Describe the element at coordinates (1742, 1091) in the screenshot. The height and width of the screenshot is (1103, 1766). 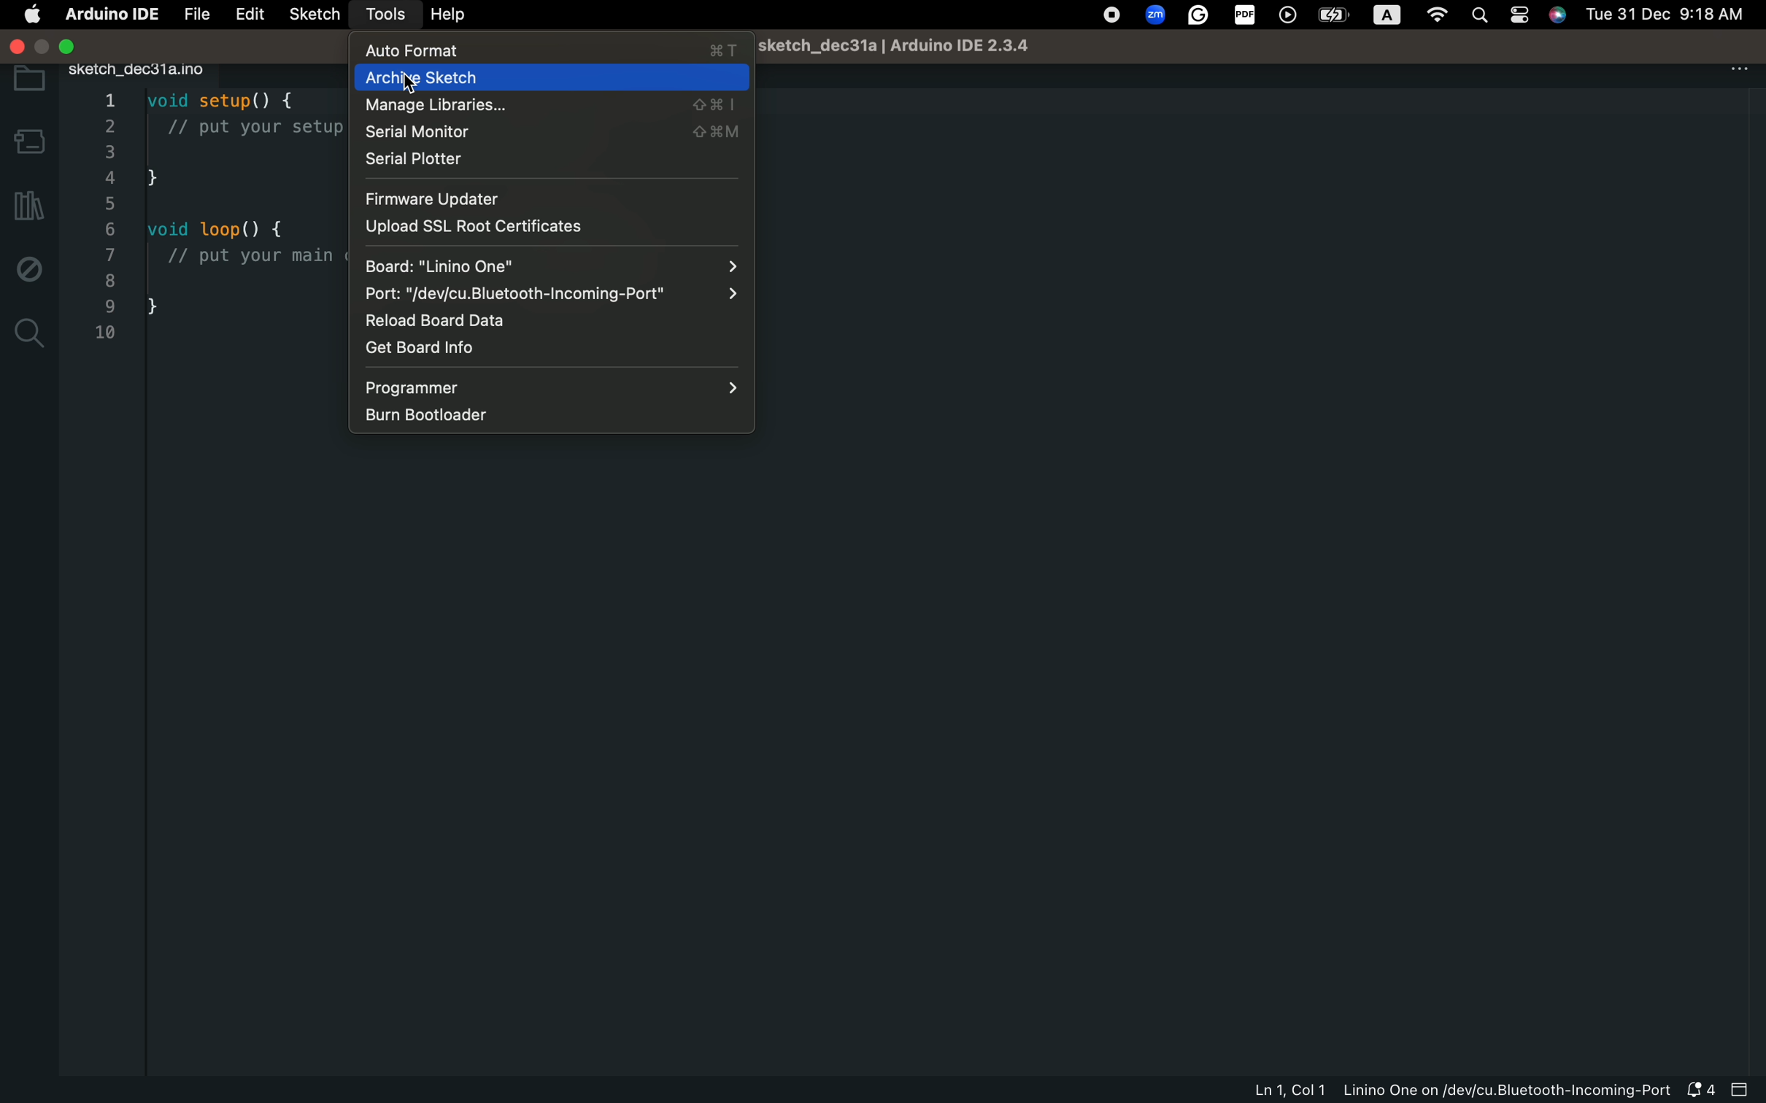
I see `close bar` at that location.